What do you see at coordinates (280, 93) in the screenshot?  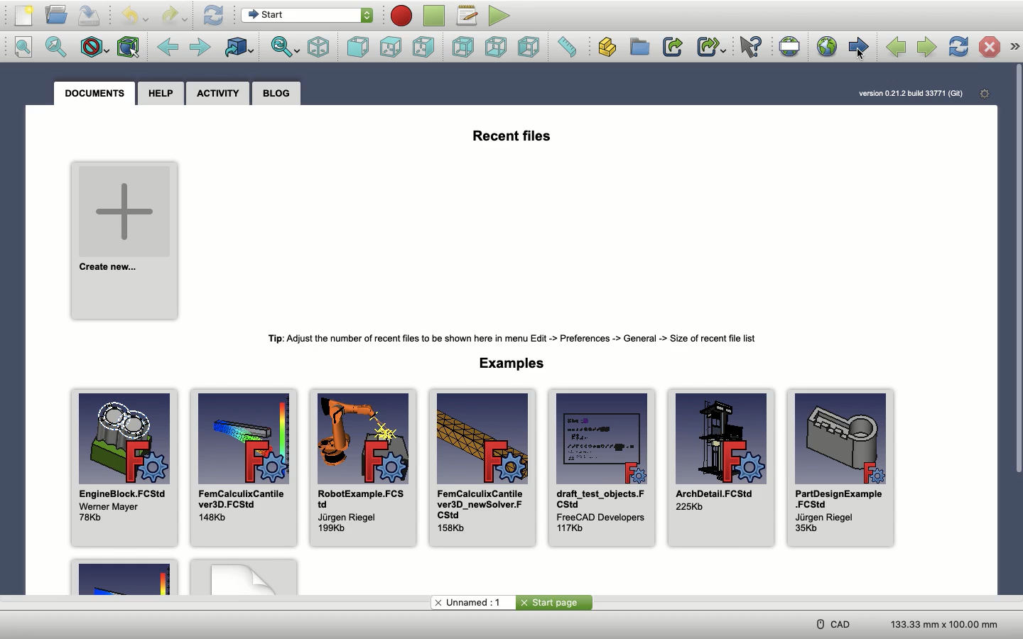 I see `Blog` at bounding box center [280, 93].